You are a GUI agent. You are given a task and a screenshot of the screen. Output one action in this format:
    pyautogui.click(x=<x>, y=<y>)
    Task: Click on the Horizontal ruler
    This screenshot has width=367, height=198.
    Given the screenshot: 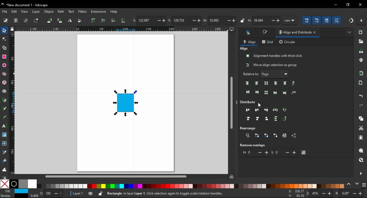 What is the action you would take?
    pyautogui.click(x=119, y=29)
    